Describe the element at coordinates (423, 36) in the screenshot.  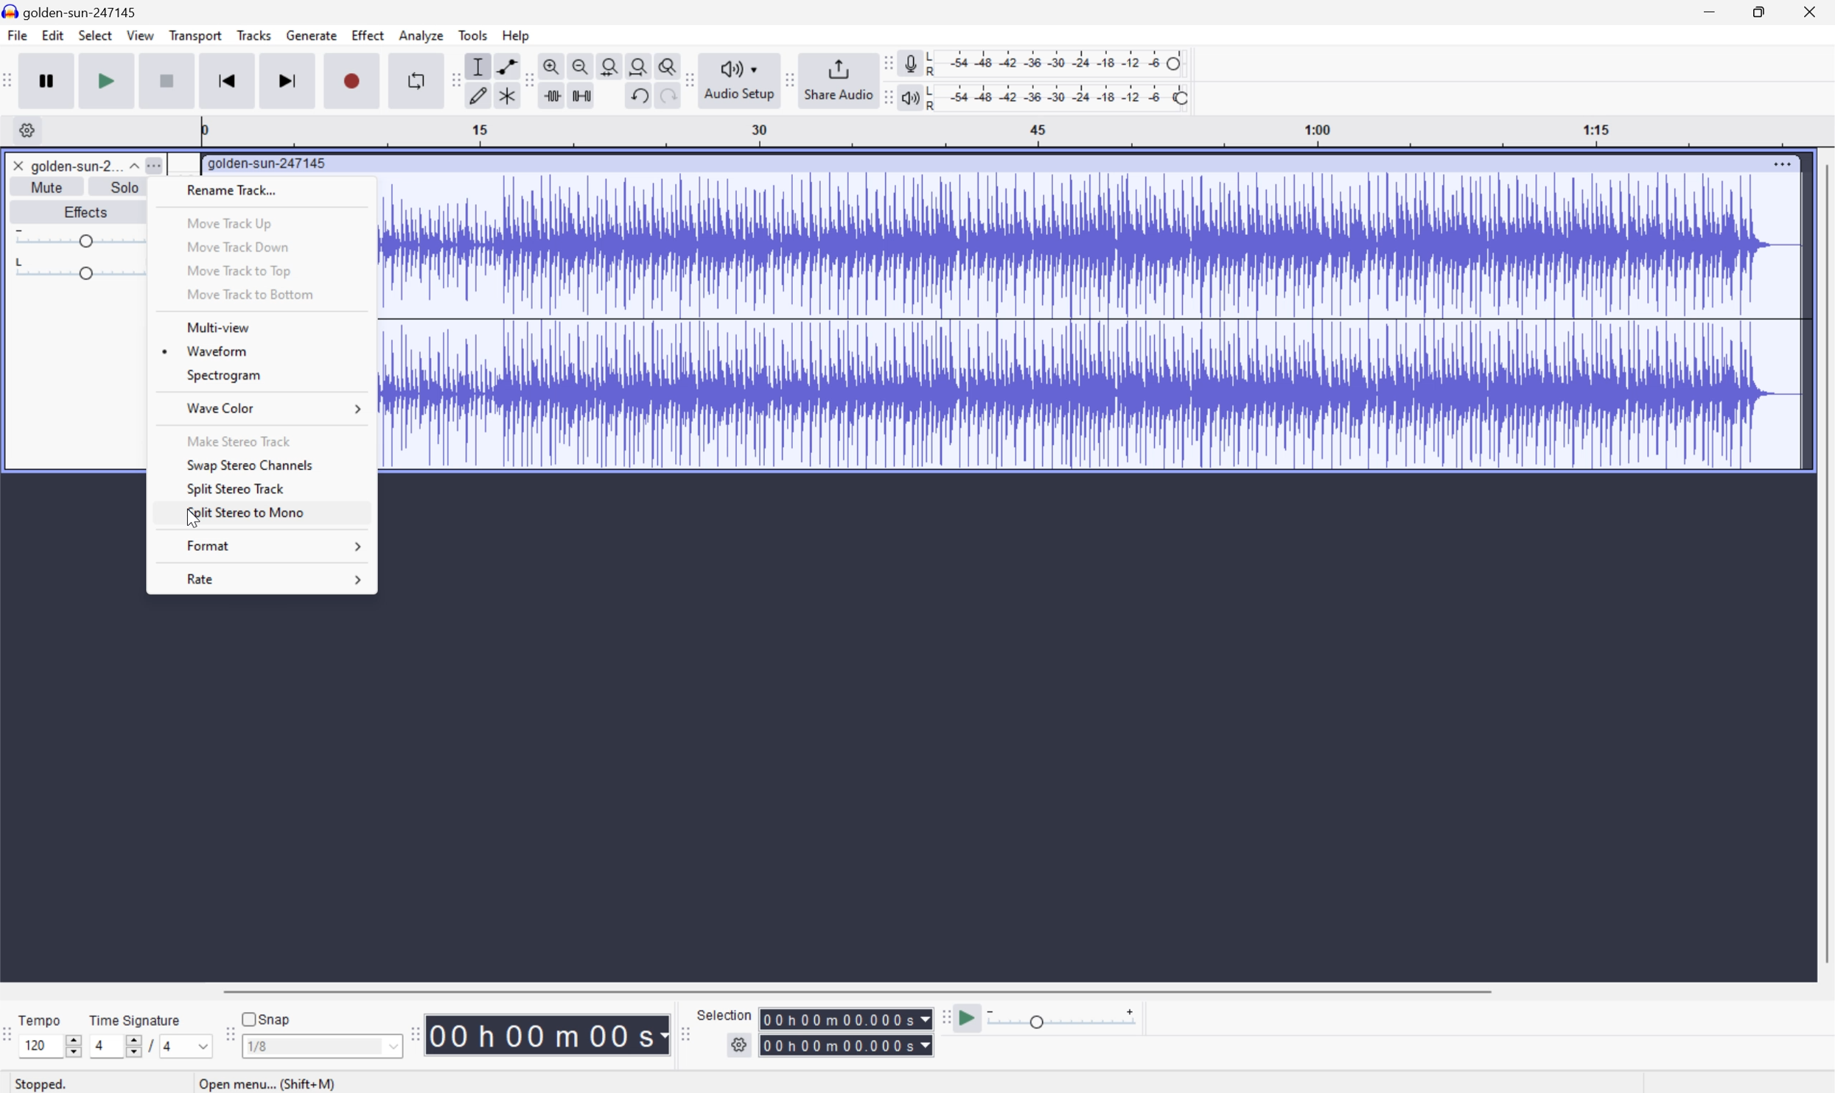
I see `Analyze` at that location.